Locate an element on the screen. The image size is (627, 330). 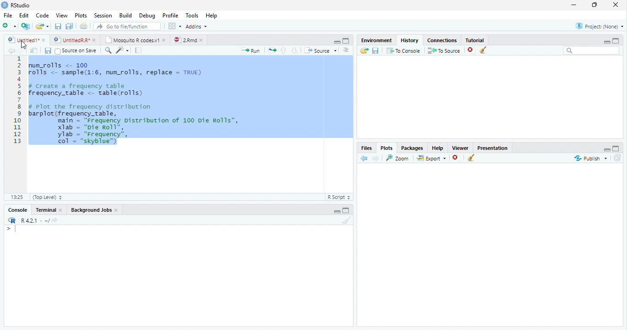
Load History from existing file is located at coordinates (364, 50).